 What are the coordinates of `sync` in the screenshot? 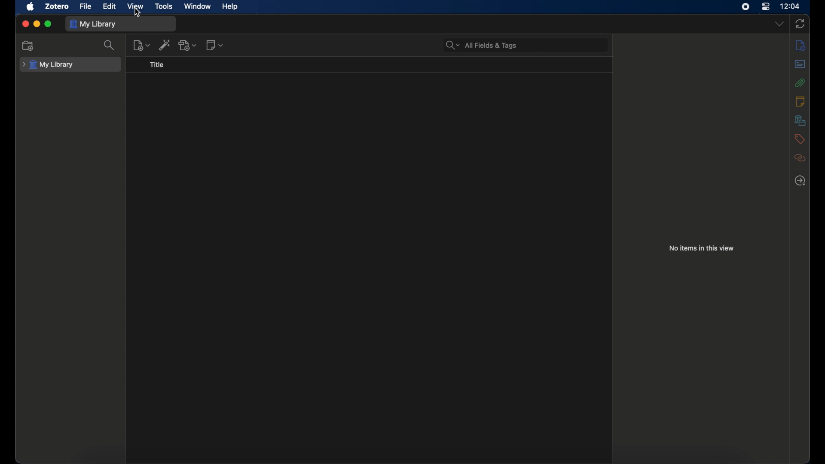 It's located at (800, 24).